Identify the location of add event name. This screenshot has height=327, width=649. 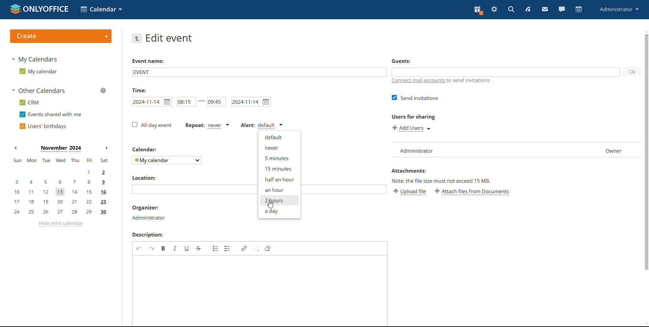
(259, 72).